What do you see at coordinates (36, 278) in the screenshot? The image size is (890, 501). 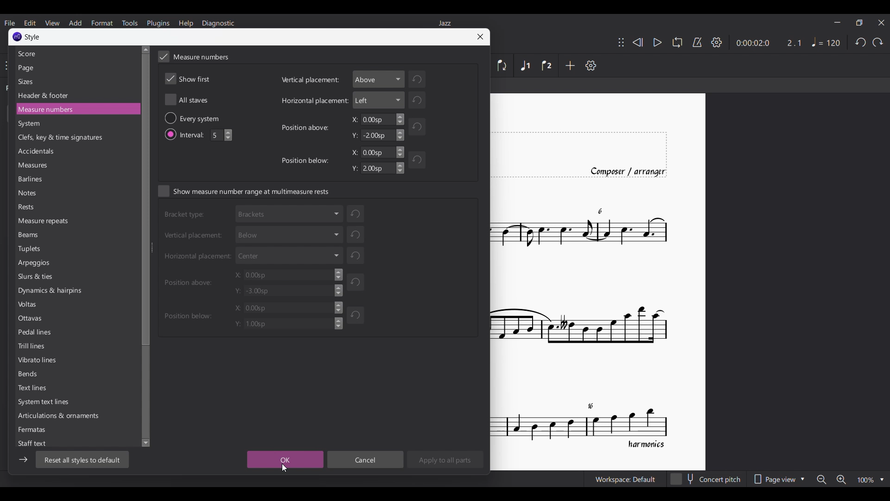 I see `Slurs` at bounding box center [36, 278].